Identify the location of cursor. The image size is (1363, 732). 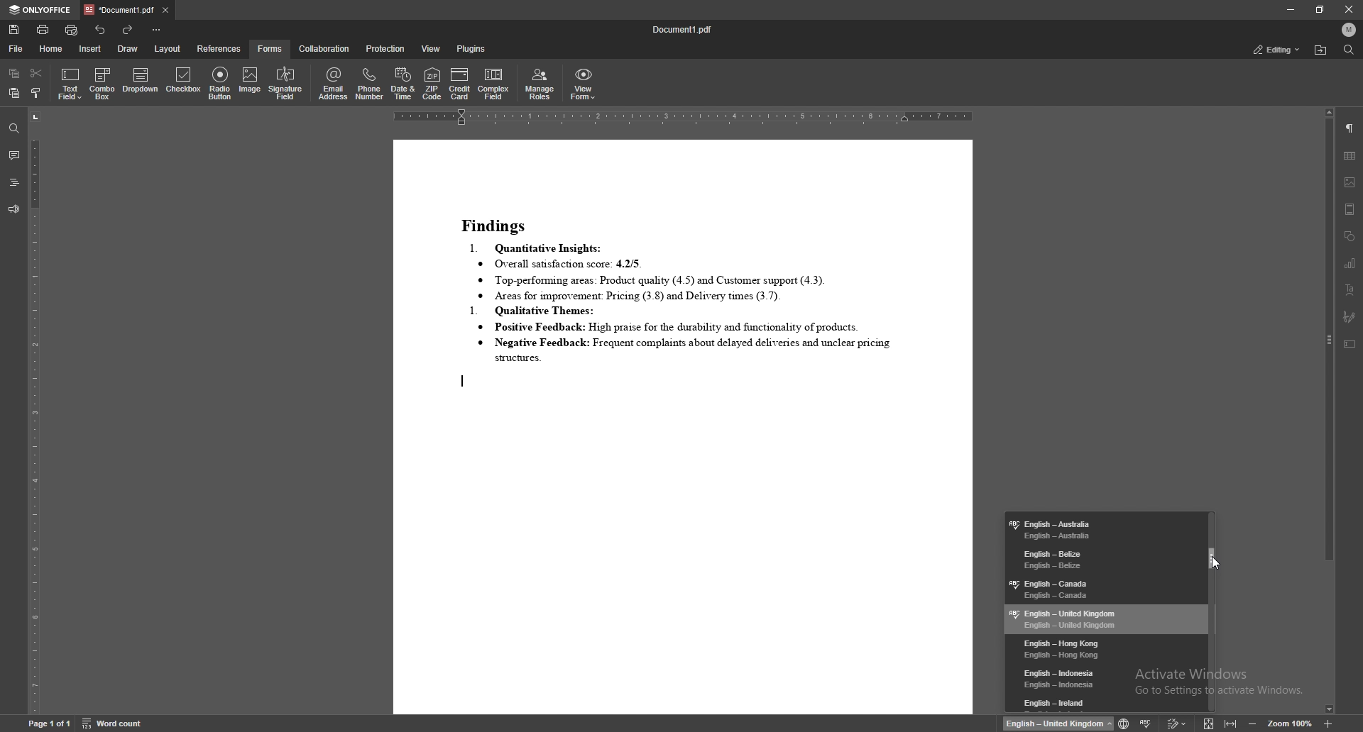
(1219, 565).